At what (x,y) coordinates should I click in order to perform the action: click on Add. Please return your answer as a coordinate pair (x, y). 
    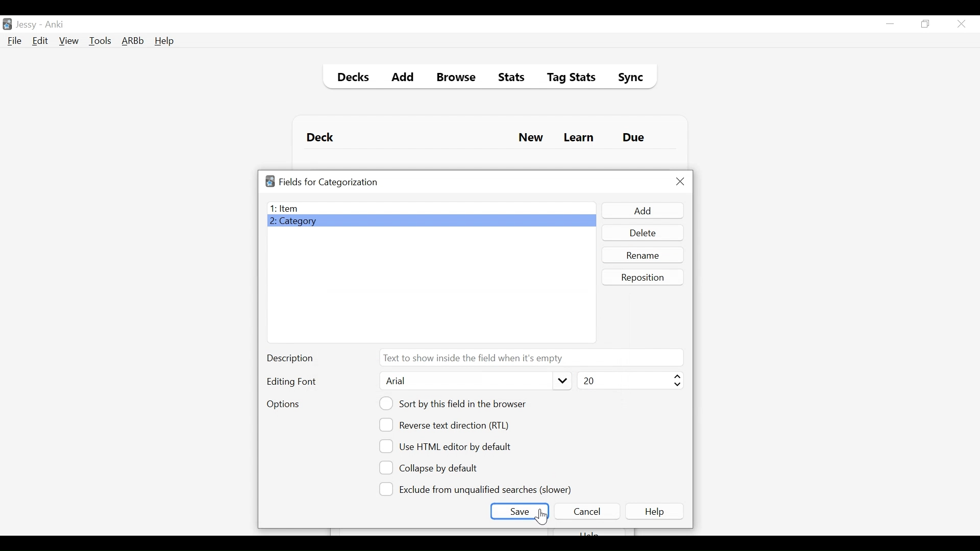
    Looking at the image, I should click on (403, 79).